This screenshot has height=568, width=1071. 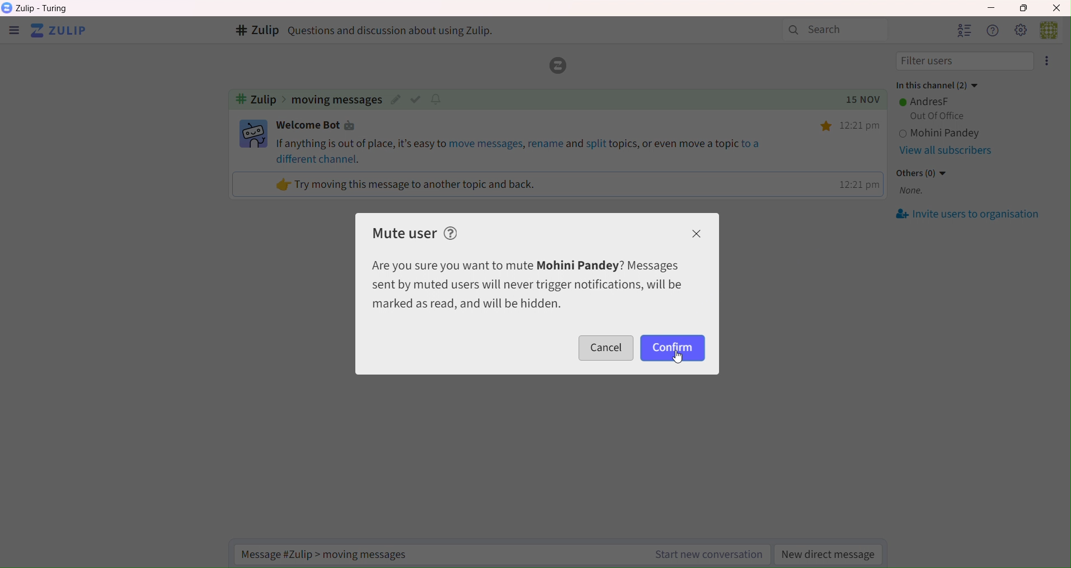 I want to click on Invite users to organization, so click(x=969, y=215).